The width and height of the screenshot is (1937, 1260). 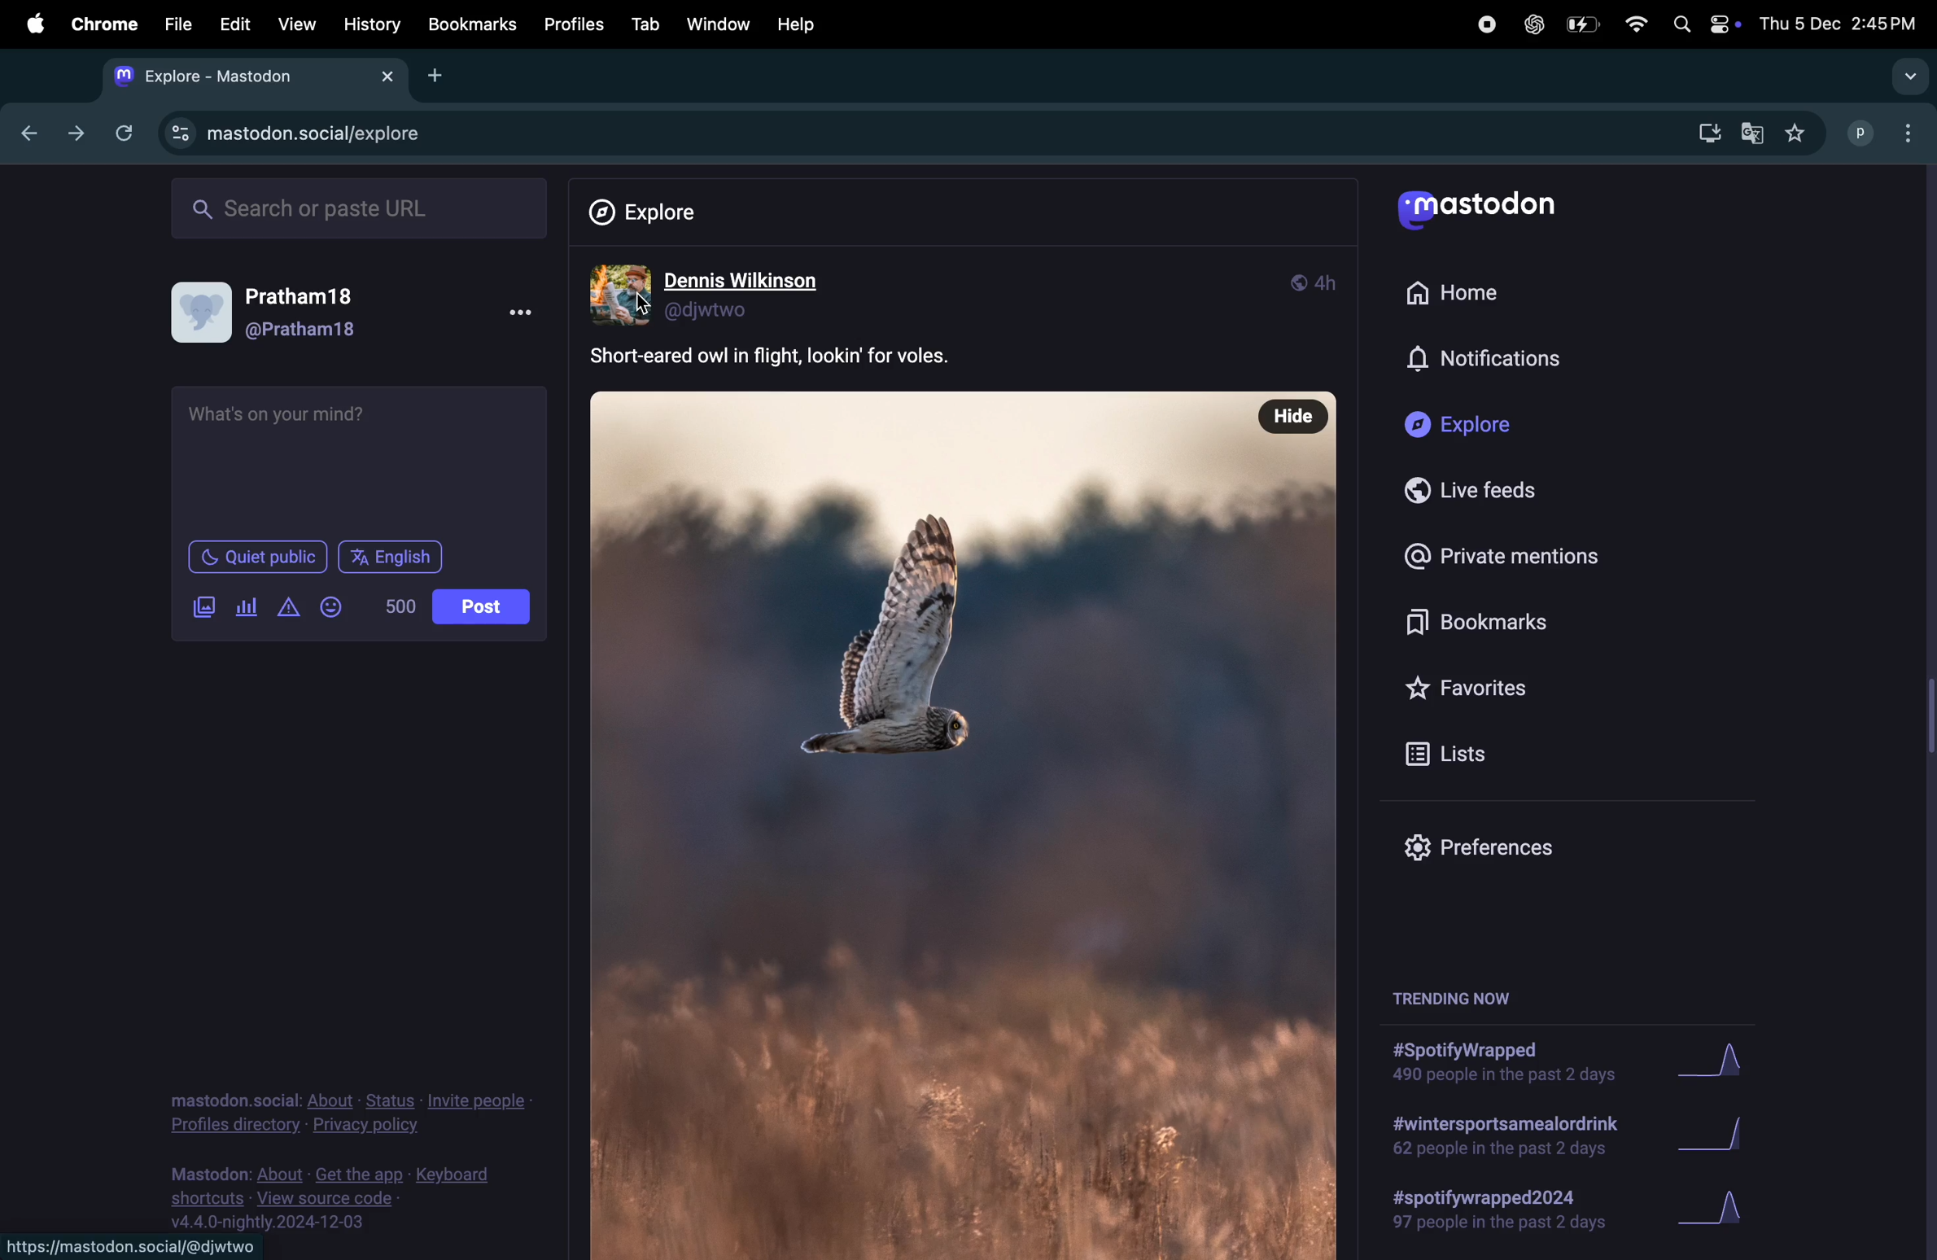 I want to click on google translate, so click(x=1753, y=133).